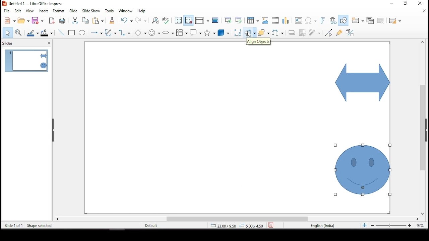 The height and width of the screenshot is (241, 429). Describe the element at coordinates (7, 10) in the screenshot. I see `file` at that location.